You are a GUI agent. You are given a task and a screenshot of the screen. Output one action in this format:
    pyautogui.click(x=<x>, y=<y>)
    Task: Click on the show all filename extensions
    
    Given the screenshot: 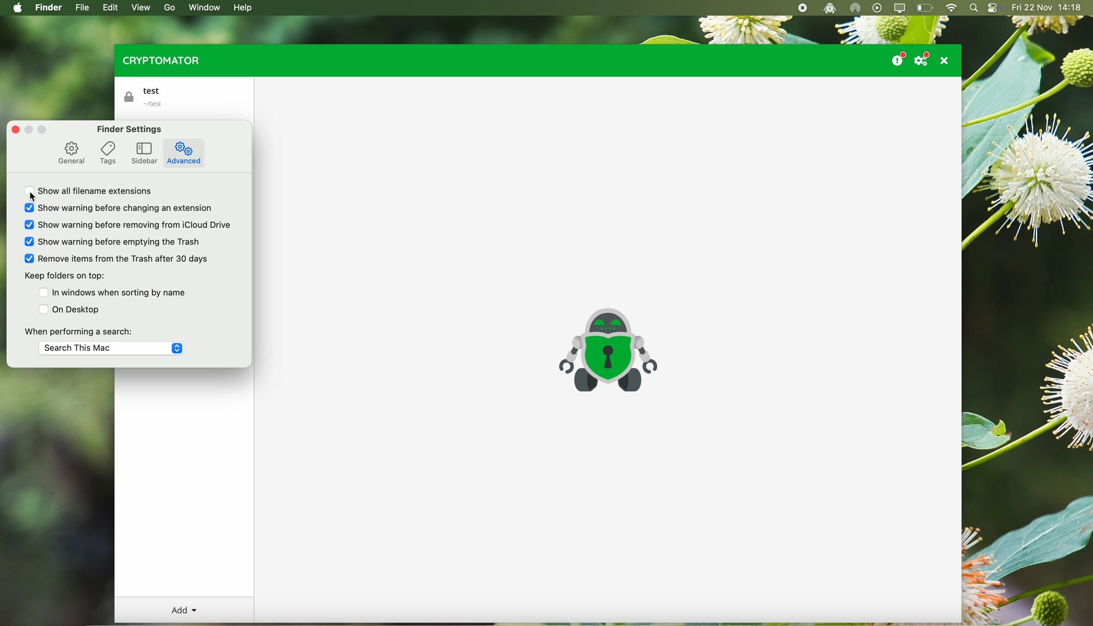 What is the action you would take?
    pyautogui.click(x=94, y=193)
    